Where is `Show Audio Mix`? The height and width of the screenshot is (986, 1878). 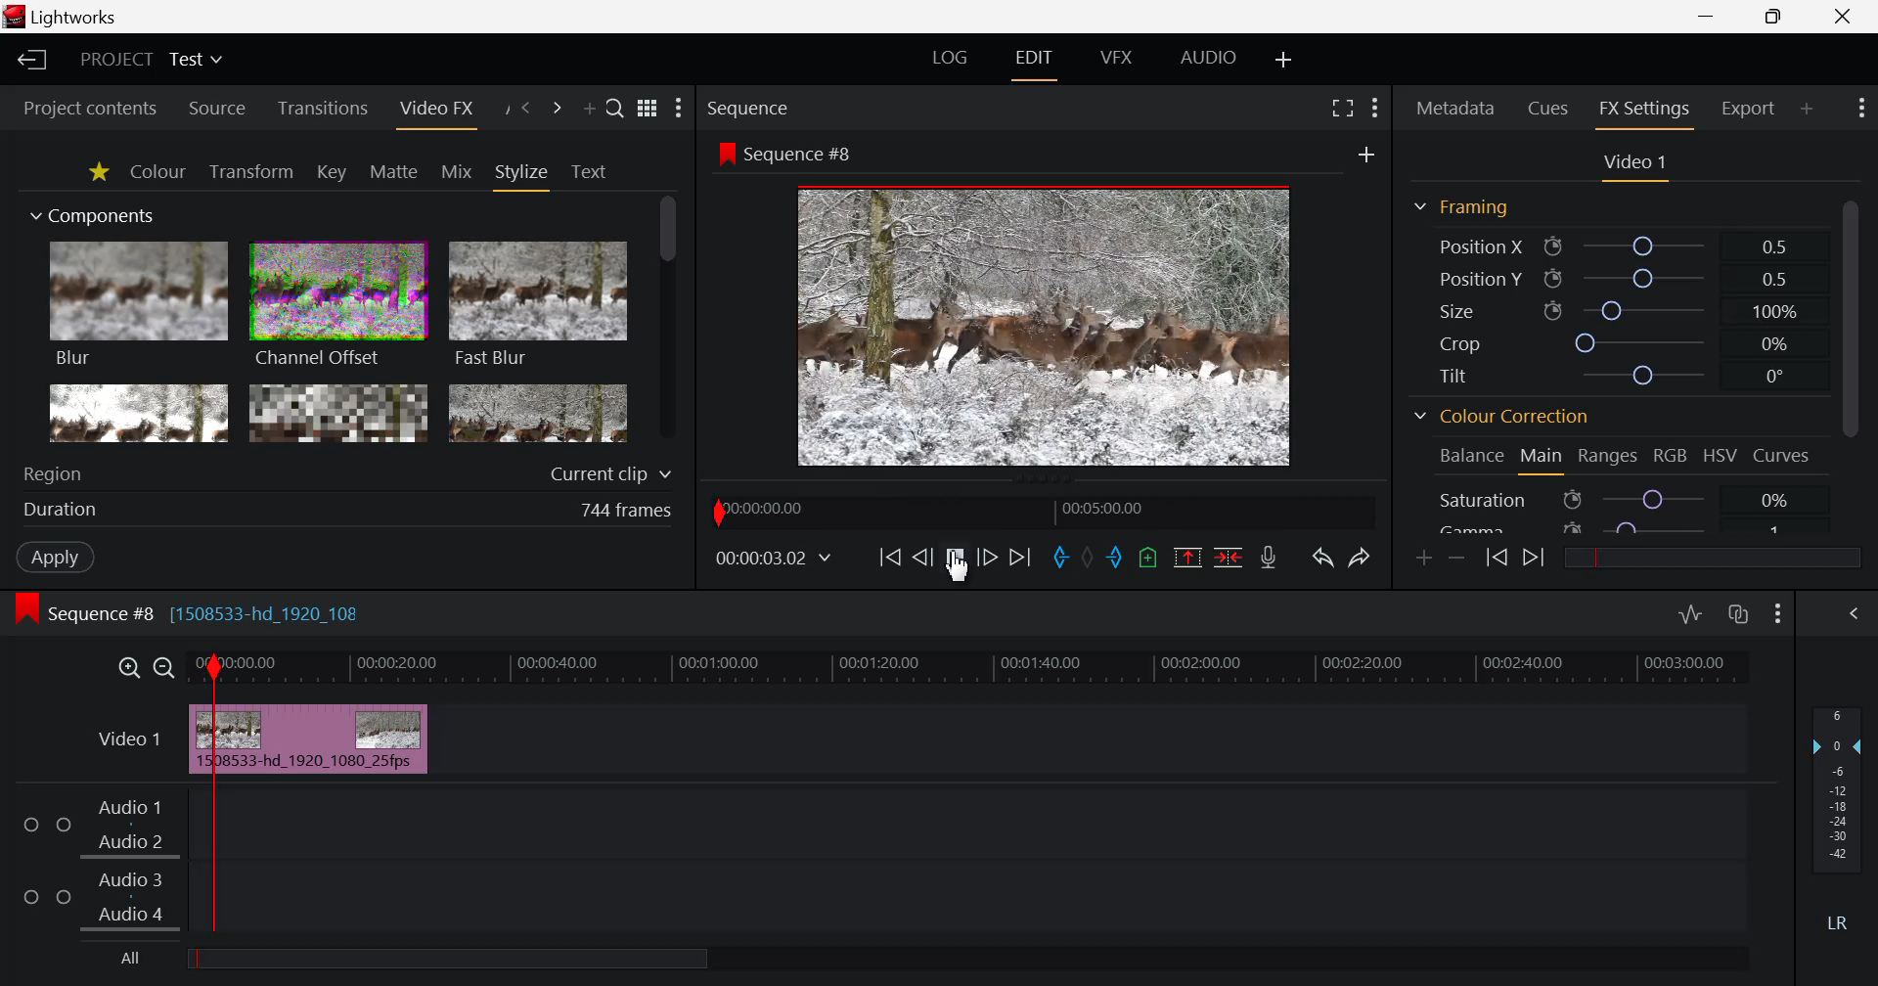 Show Audio Mix is located at coordinates (1856, 614).